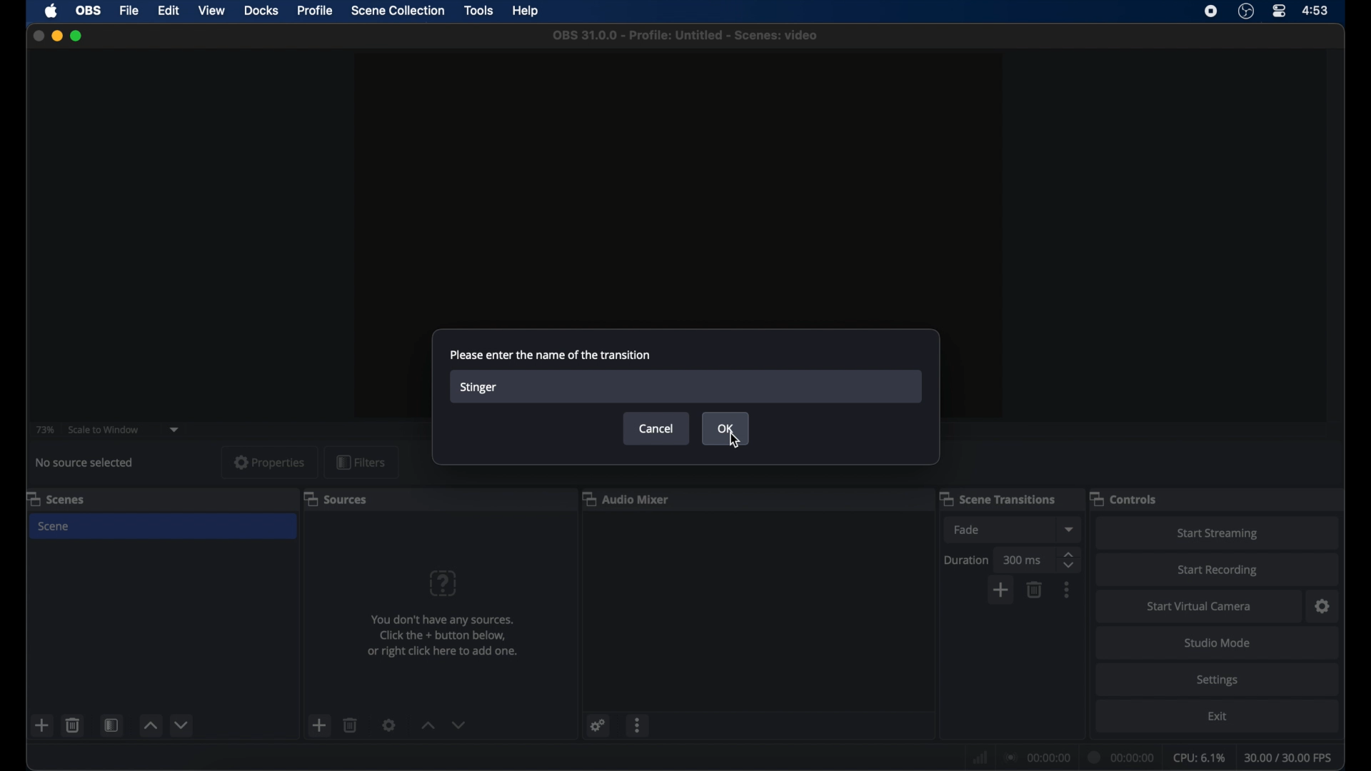 This screenshot has height=771, width=1371. Describe the element at coordinates (1035, 757) in the screenshot. I see `connection` at that location.